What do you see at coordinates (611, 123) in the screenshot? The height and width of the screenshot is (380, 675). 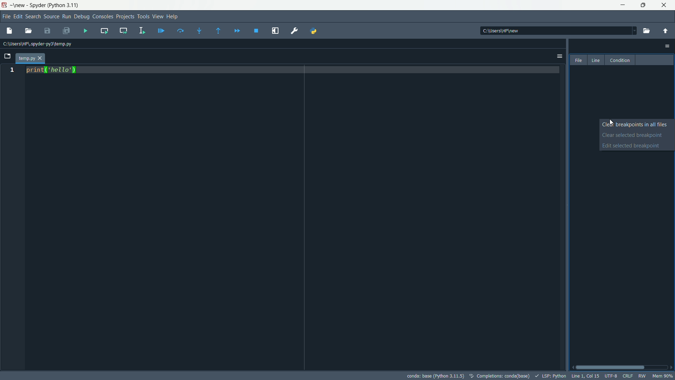 I see `cursor` at bounding box center [611, 123].